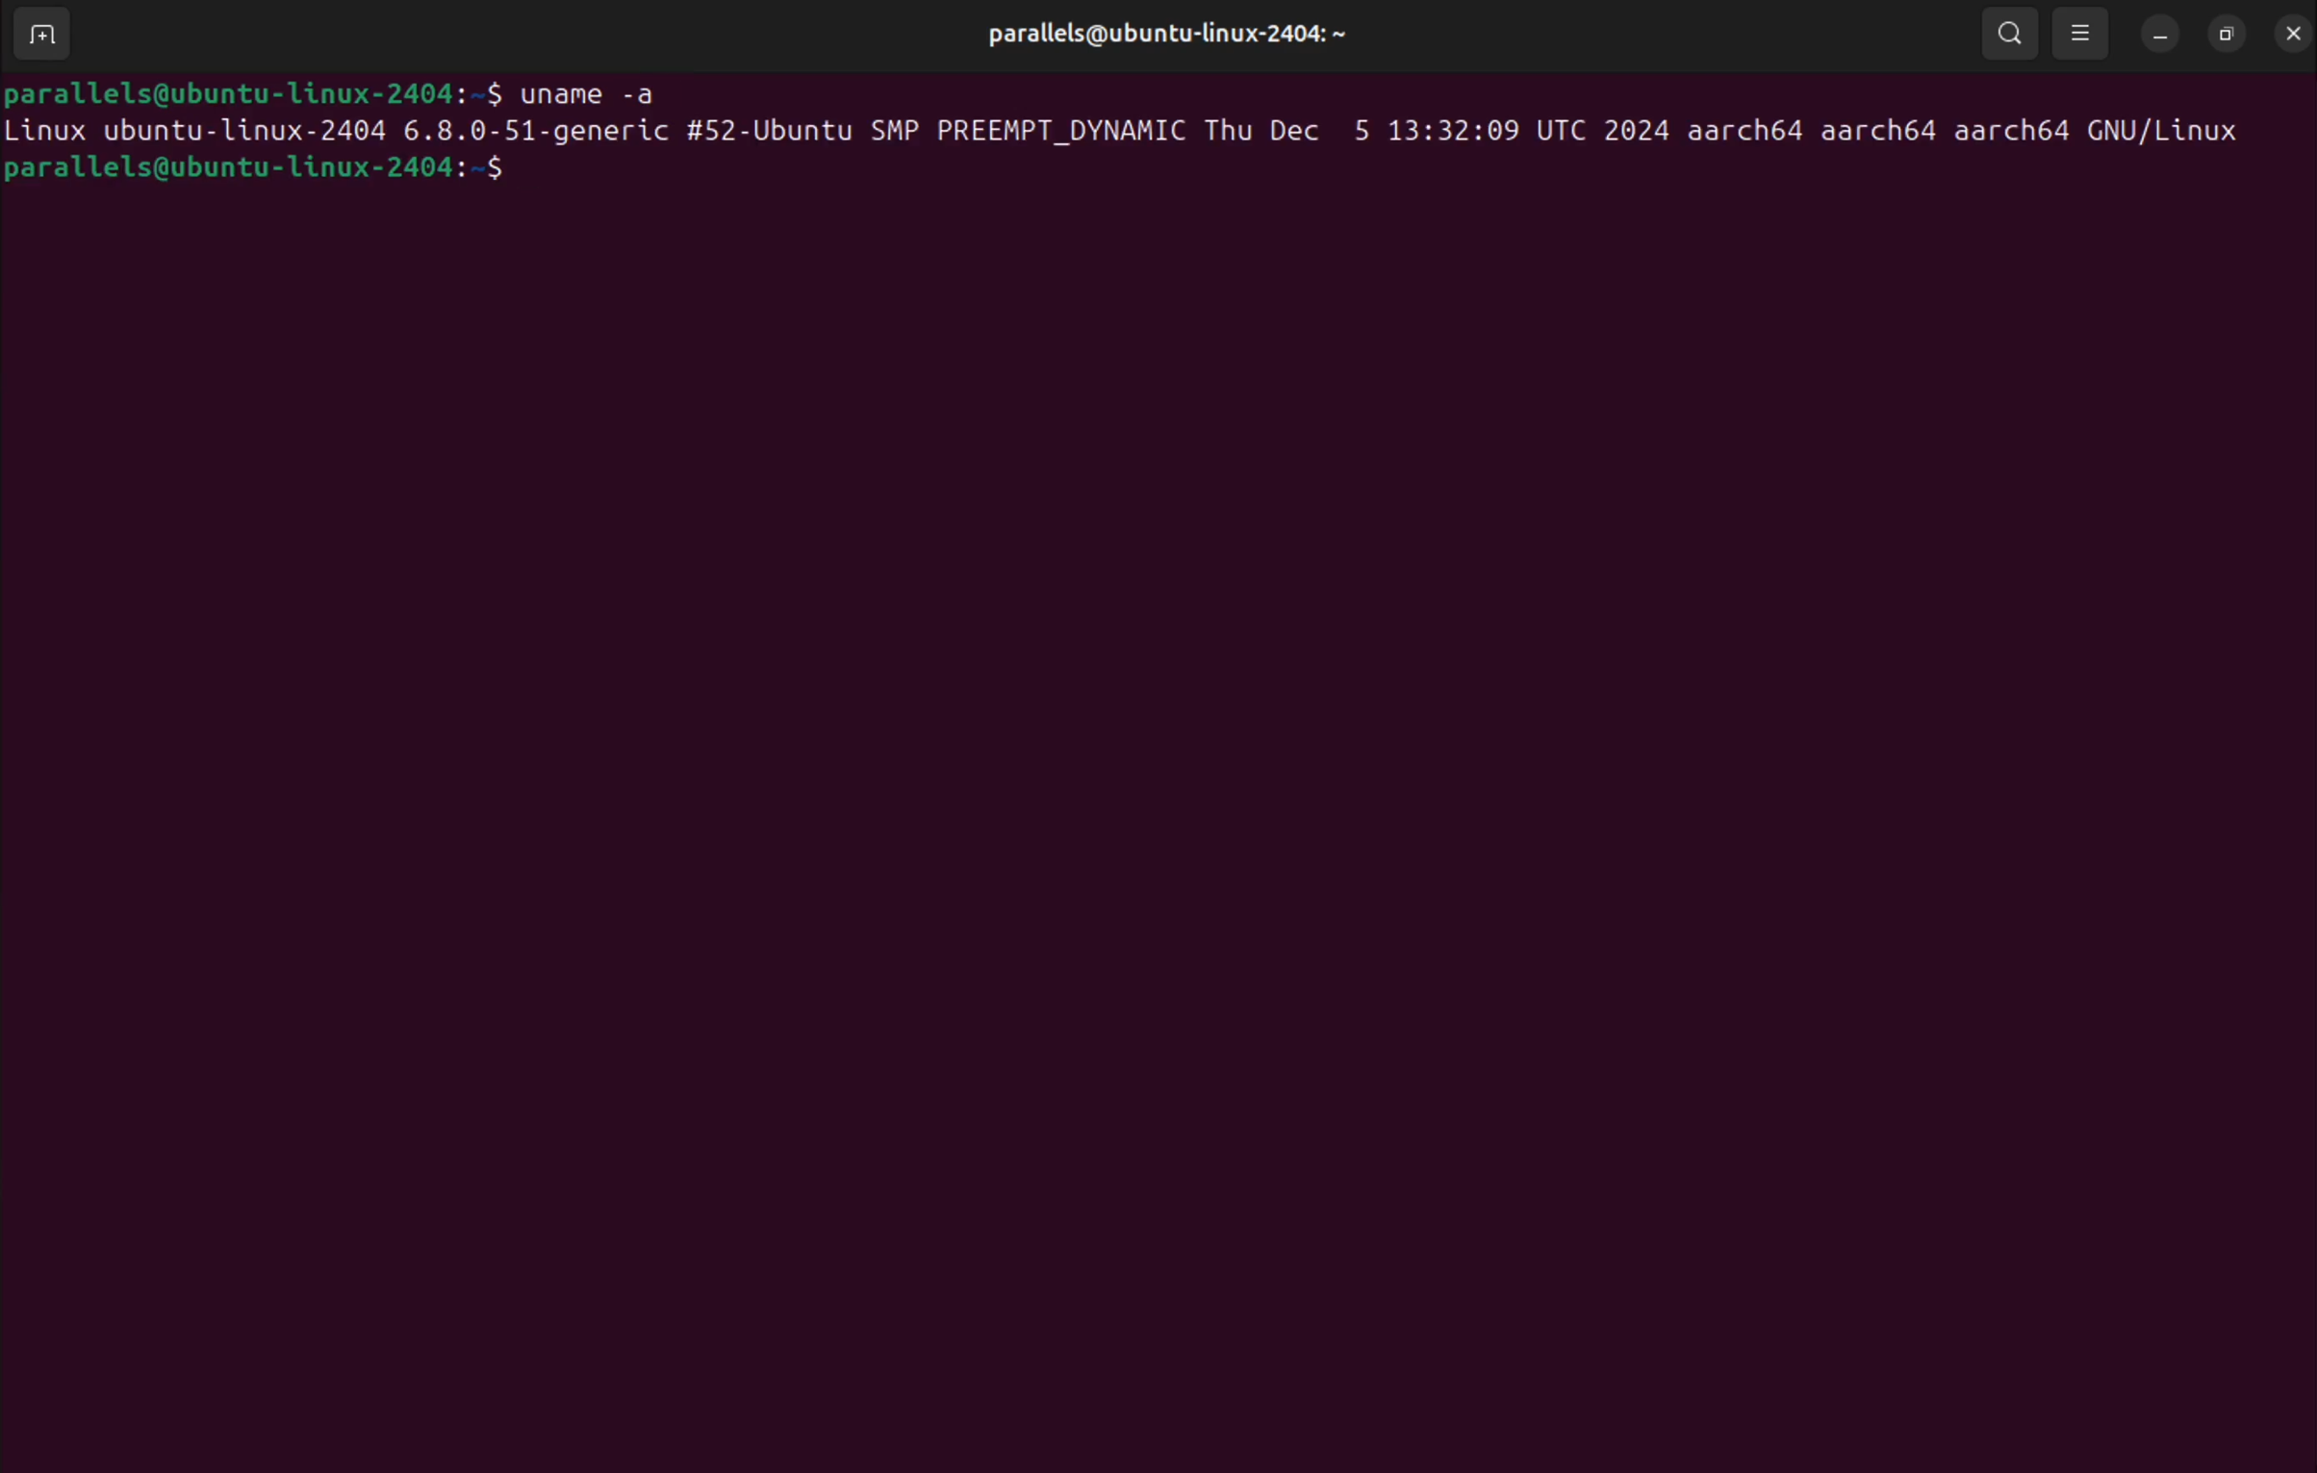 This screenshot has width=2317, height=1473. Describe the element at coordinates (2010, 36) in the screenshot. I see `search` at that location.